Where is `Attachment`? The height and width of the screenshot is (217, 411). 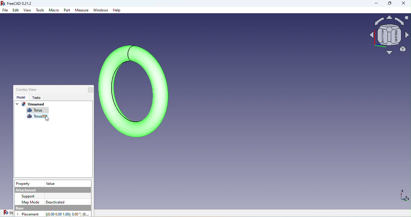 Attachment is located at coordinates (52, 189).